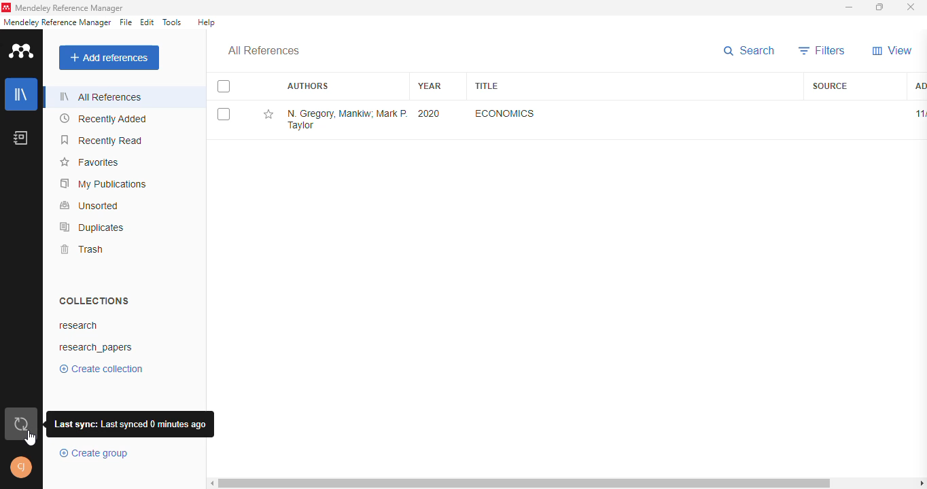 The width and height of the screenshot is (927, 489). Describe the element at coordinates (488, 86) in the screenshot. I see `title` at that location.